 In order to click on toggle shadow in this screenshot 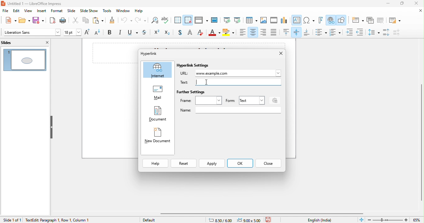, I will do `click(179, 33)`.